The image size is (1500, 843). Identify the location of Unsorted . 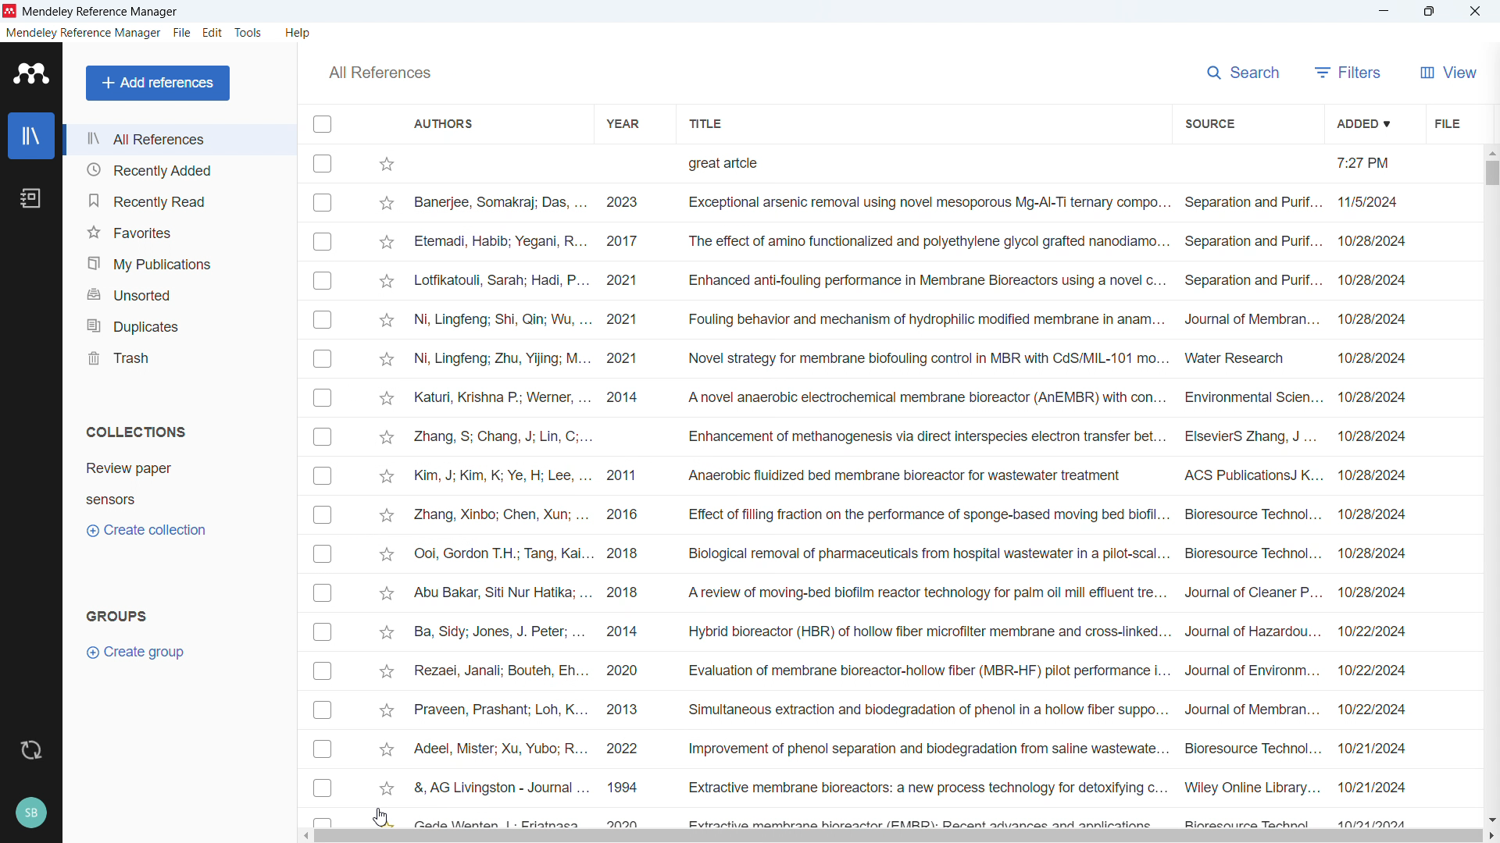
(180, 293).